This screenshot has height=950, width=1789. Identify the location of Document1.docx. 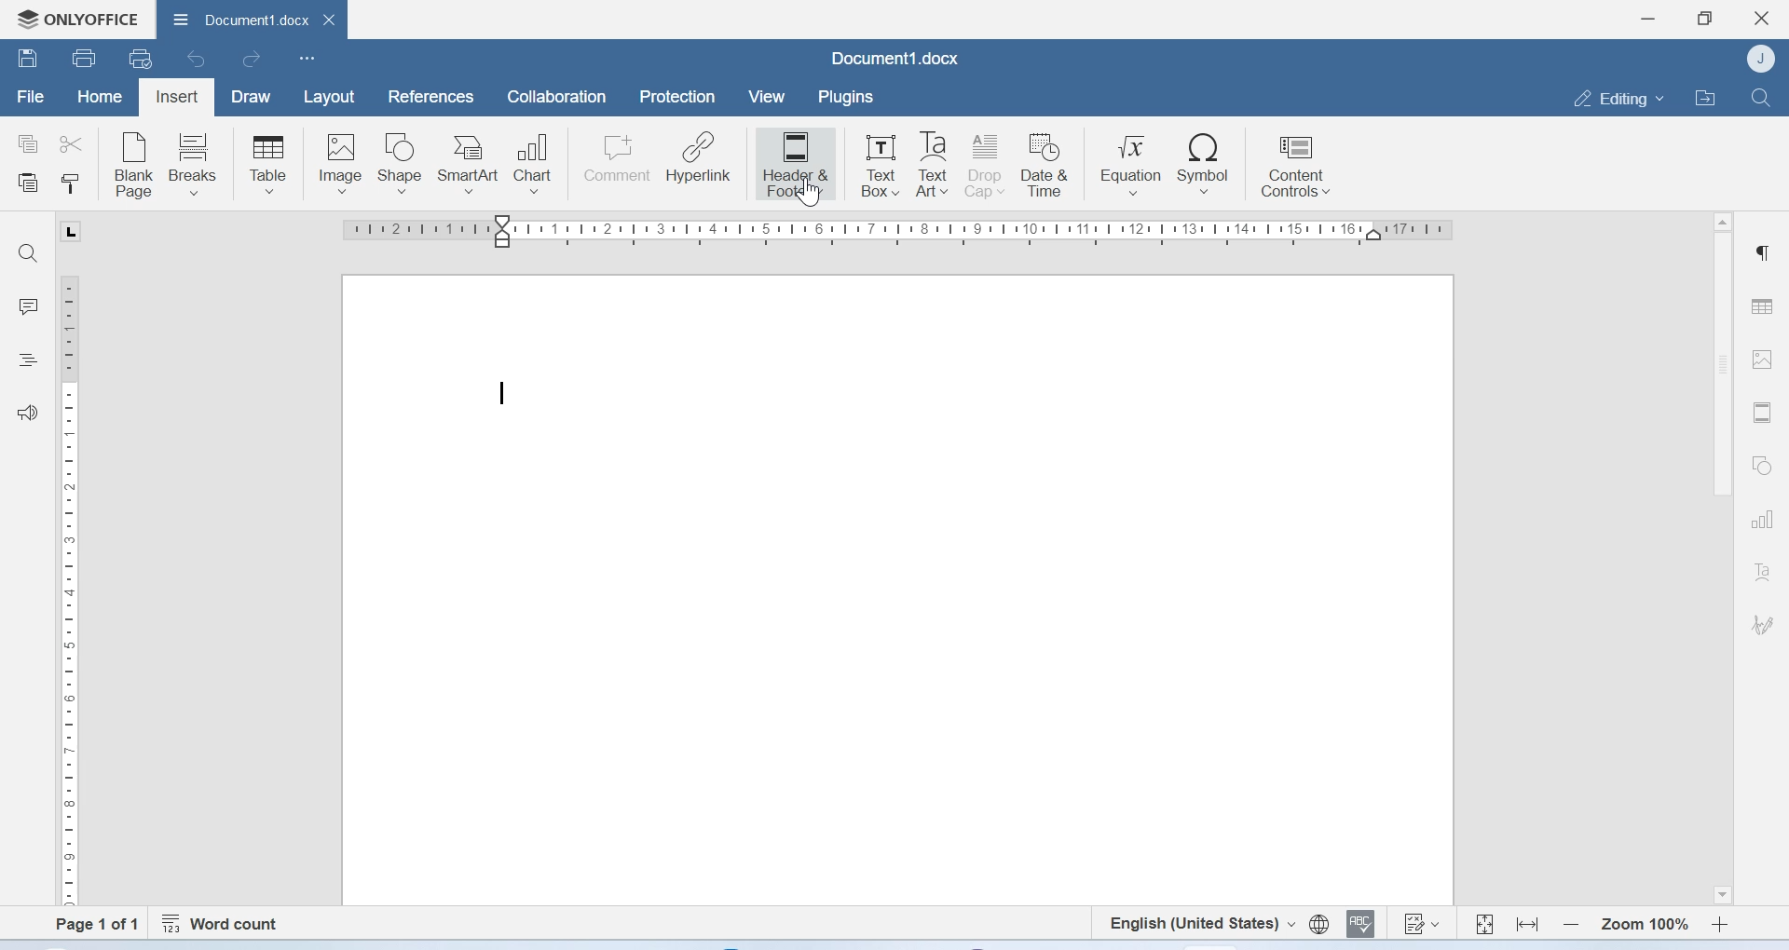
(894, 58).